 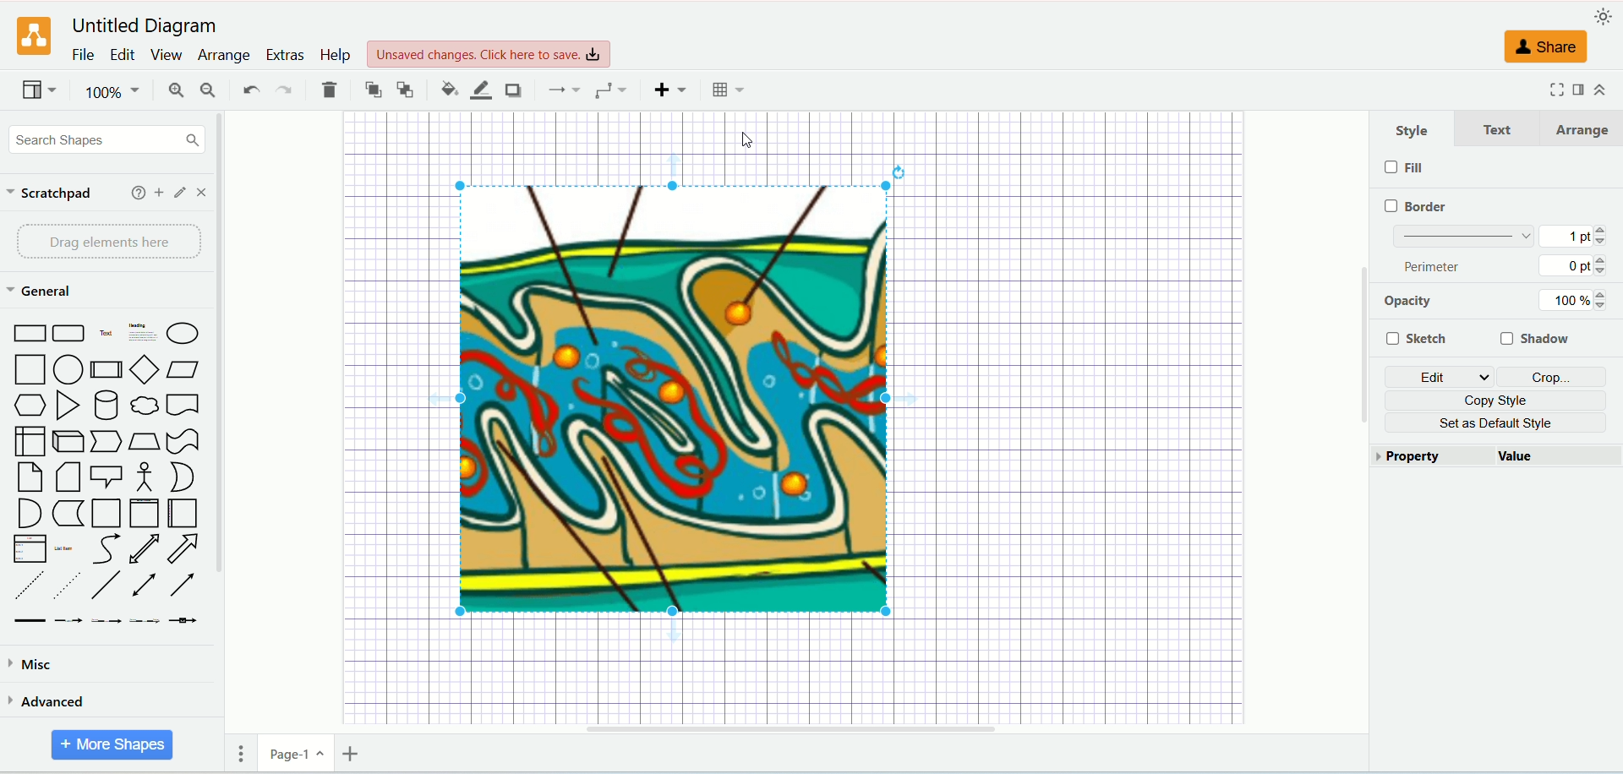 What do you see at coordinates (31, 406) in the screenshot?
I see `Hexagon` at bounding box center [31, 406].